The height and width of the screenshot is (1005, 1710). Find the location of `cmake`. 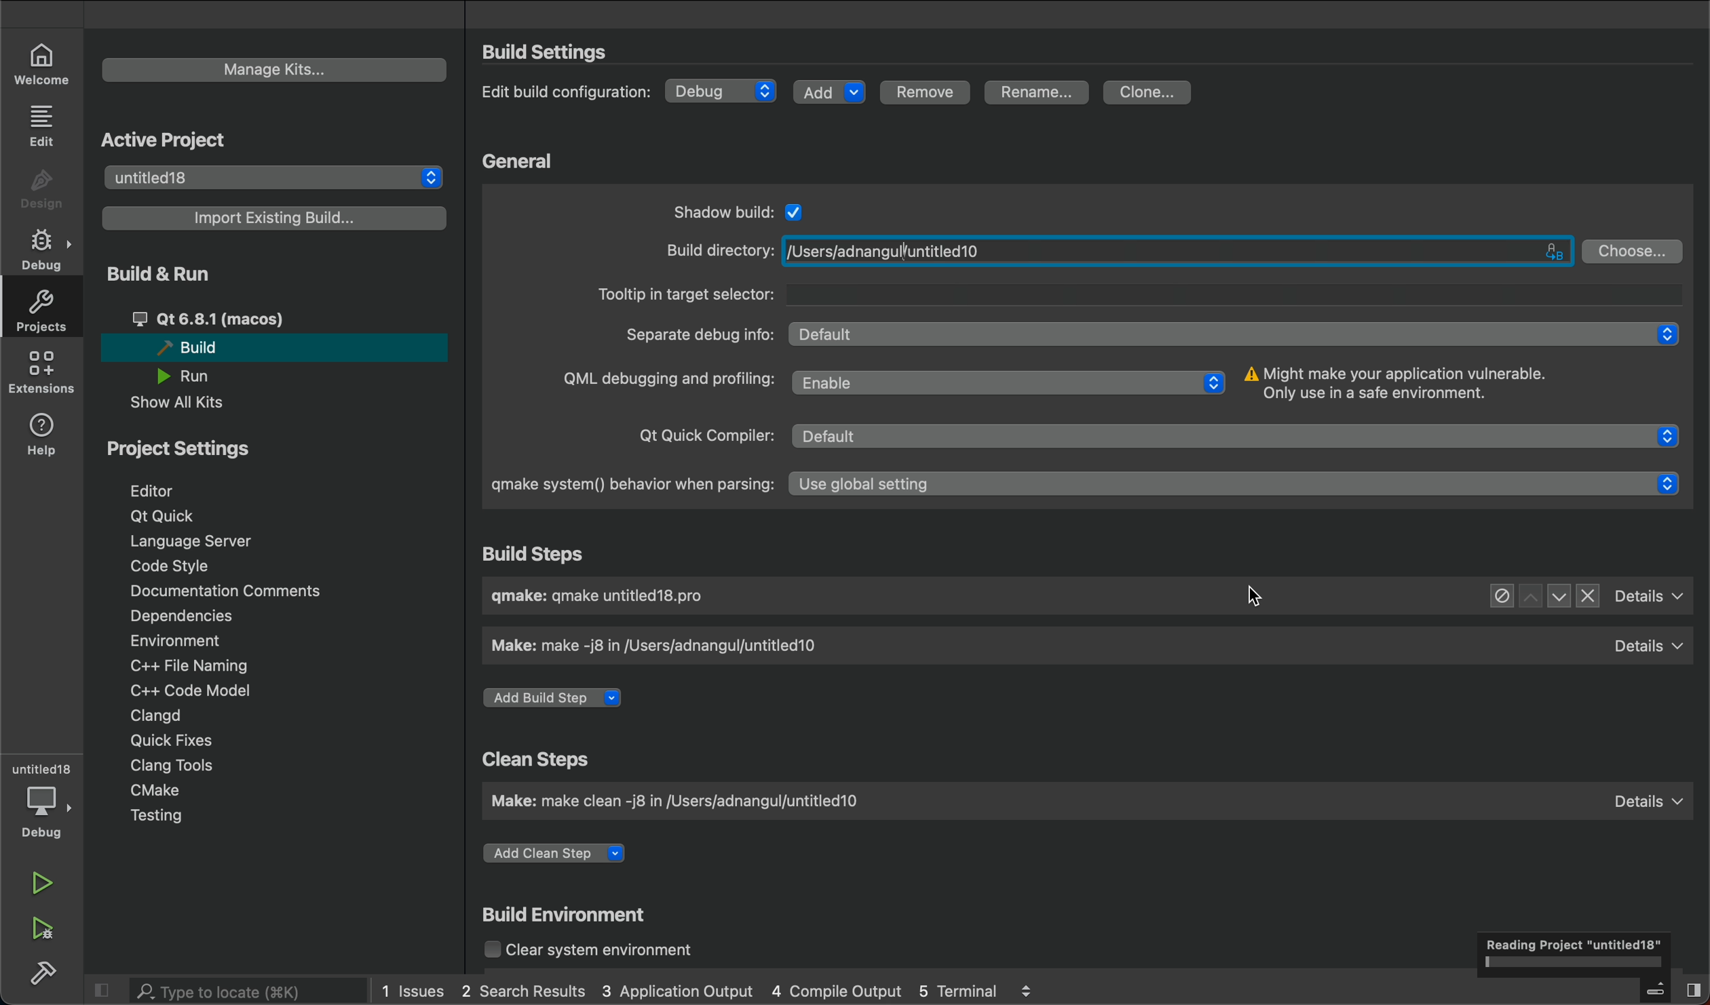

cmake is located at coordinates (159, 790).